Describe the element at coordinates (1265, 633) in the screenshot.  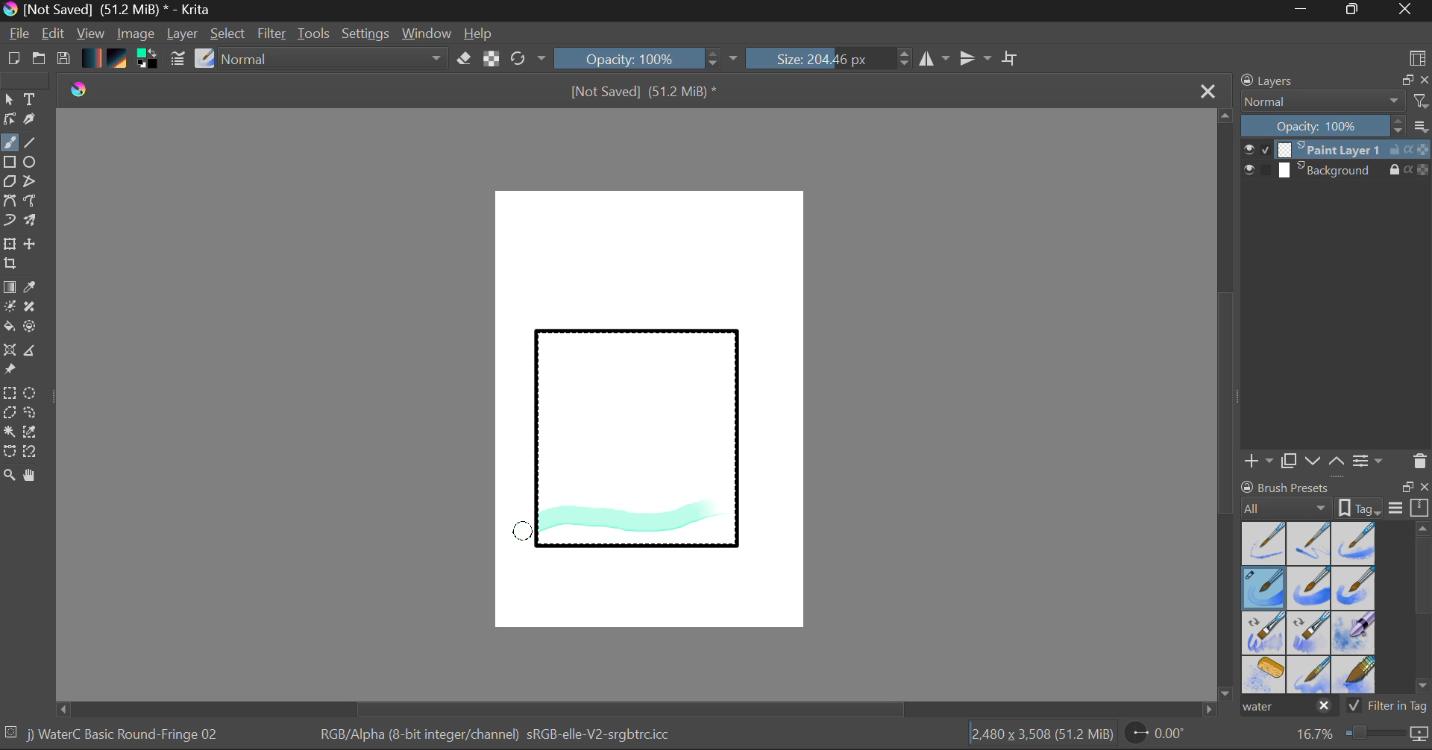
I see `Water C - Grain Tilt` at that location.